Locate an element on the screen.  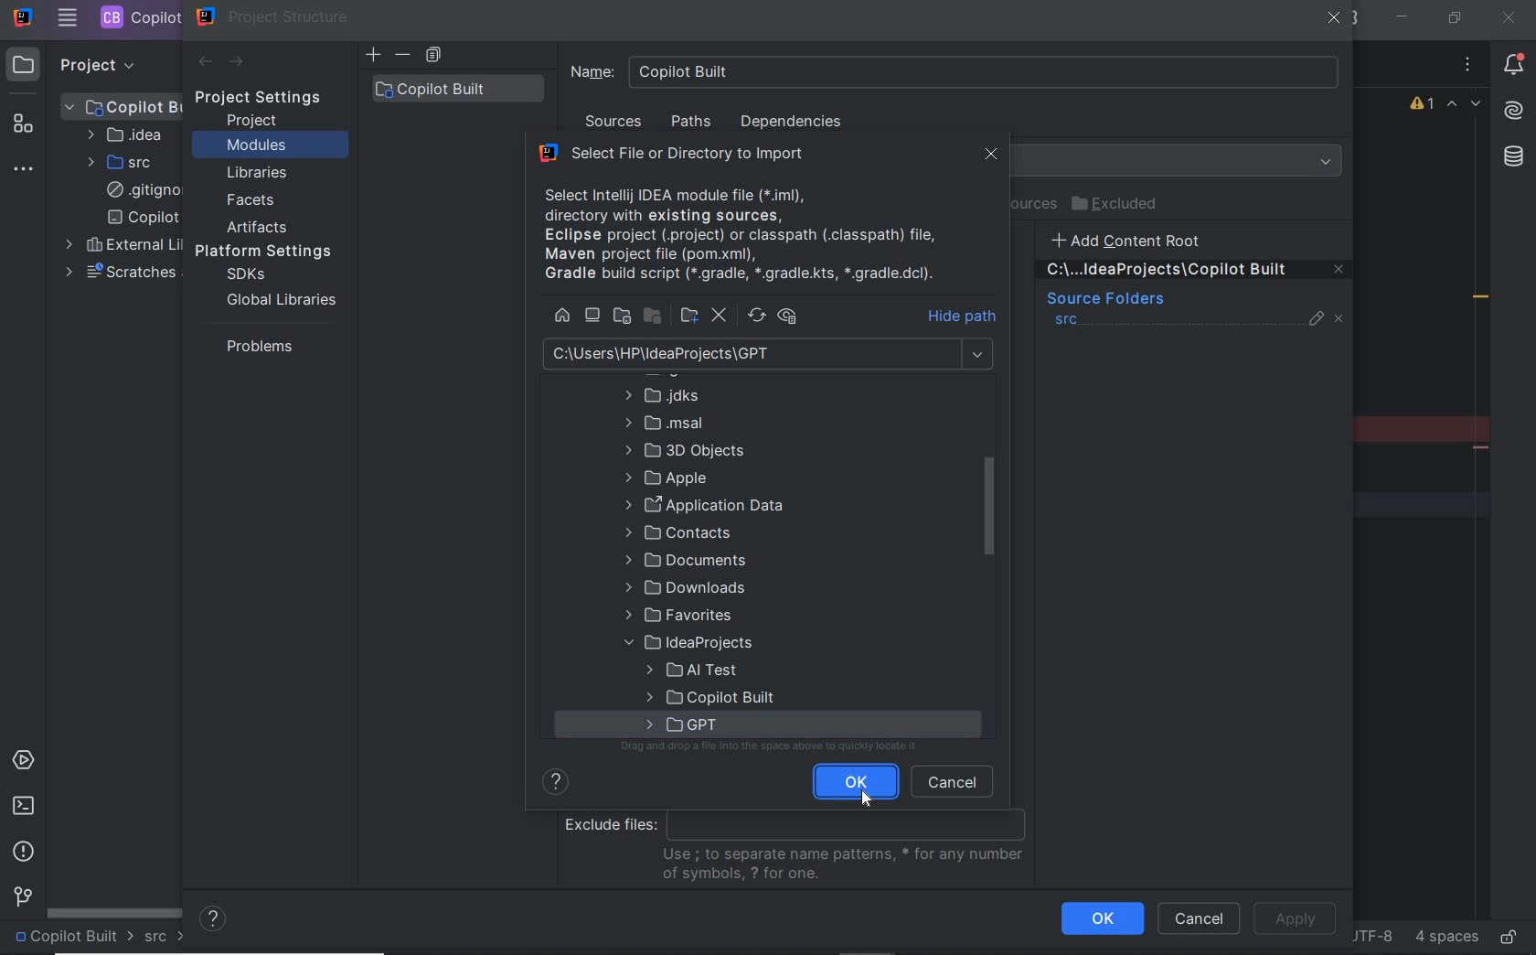
edit properties is located at coordinates (1317, 323).